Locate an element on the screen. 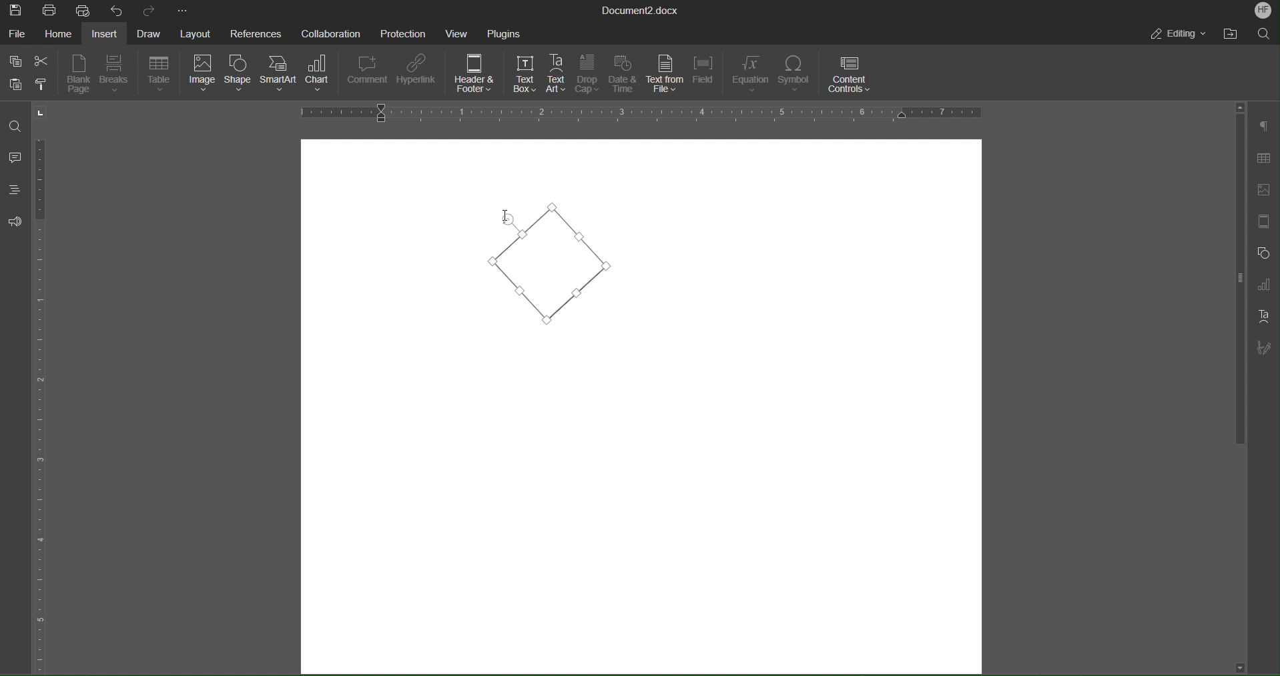 The height and width of the screenshot is (676, 1280). More is located at coordinates (183, 9).